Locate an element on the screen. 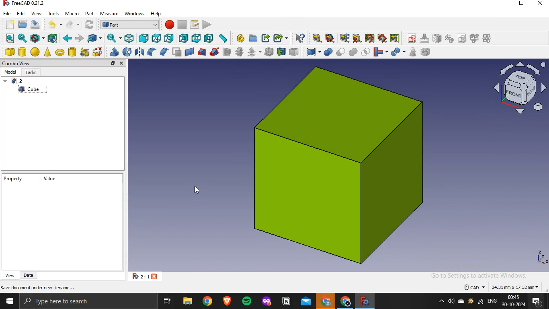  data is located at coordinates (31, 275).